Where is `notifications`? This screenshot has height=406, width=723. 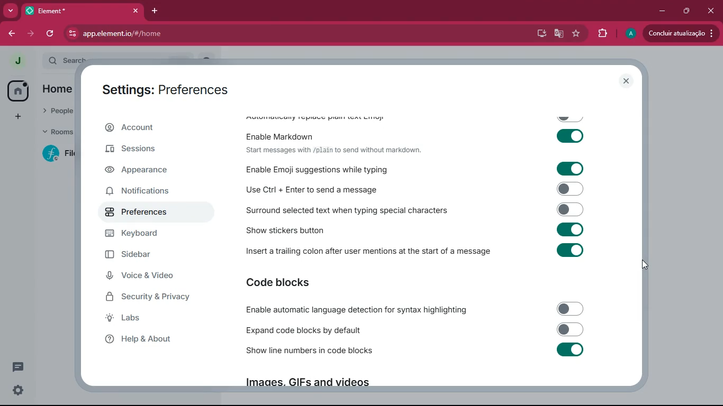
notifications is located at coordinates (151, 193).